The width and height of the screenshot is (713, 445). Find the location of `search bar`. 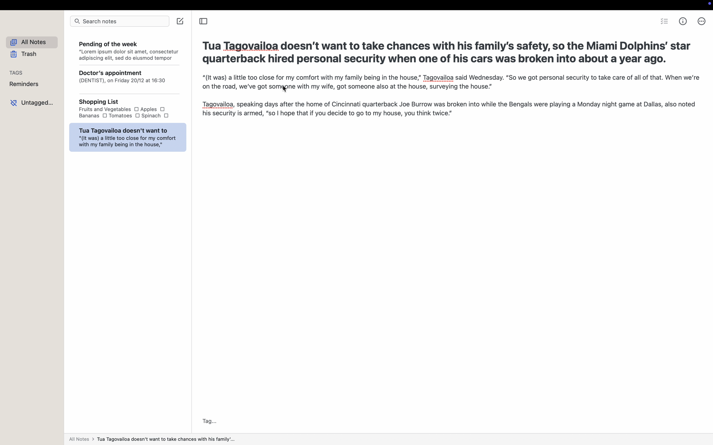

search bar is located at coordinates (118, 22).